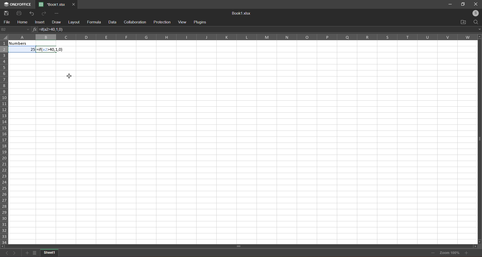  What do you see at coordinates (474, 246) in the screenshot?
I see `scroll right` at bounding box center [474, 246].